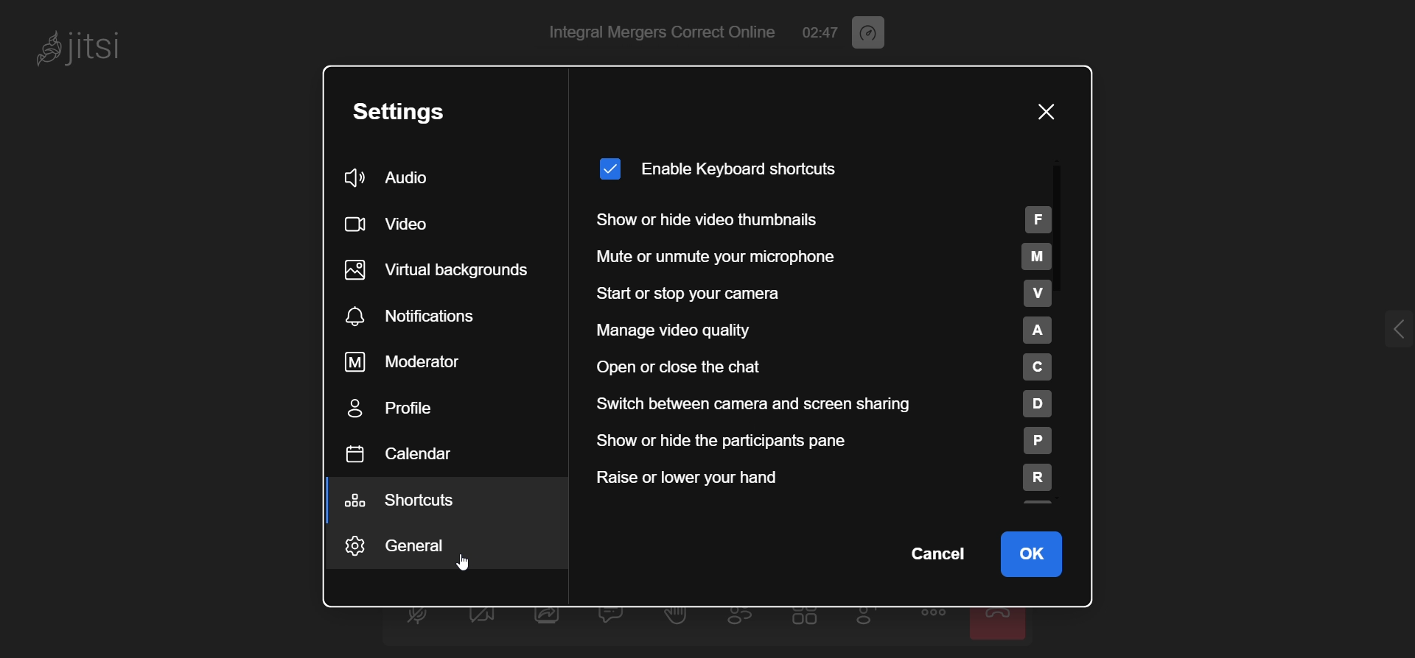 The width and height of the screenshot is (1415, 658). I want to click on shortcuts, so click(409, 500).